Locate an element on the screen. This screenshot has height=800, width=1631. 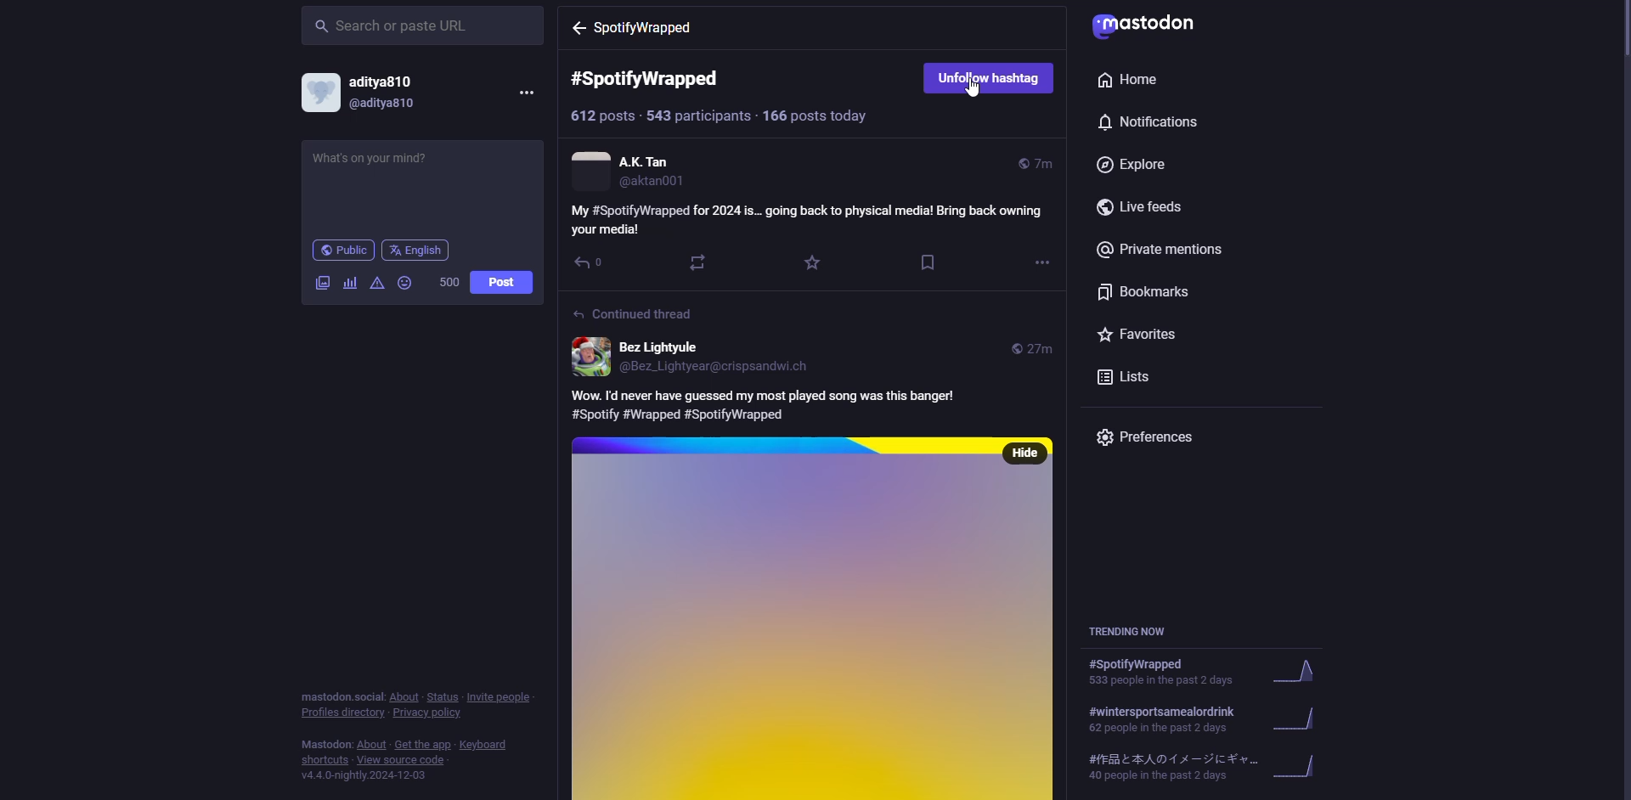
account is located at coordinates (373, 93).